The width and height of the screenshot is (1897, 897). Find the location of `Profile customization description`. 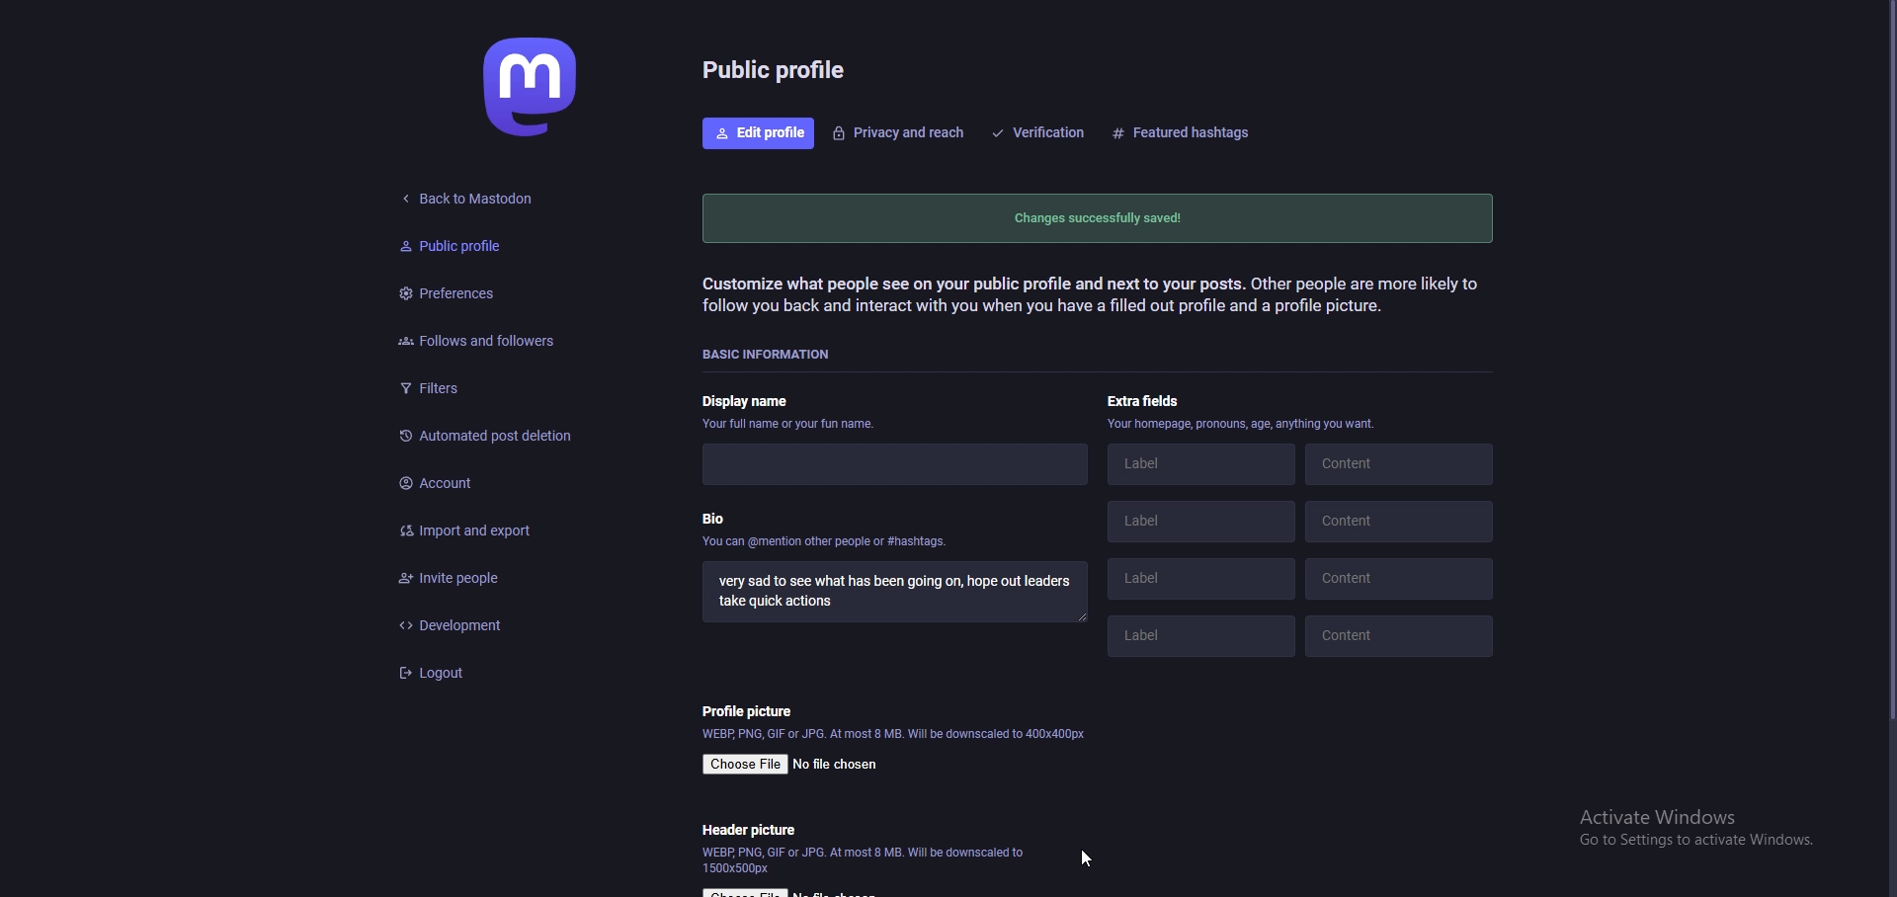

Profile customization description is located at coordinates (1352, 425).